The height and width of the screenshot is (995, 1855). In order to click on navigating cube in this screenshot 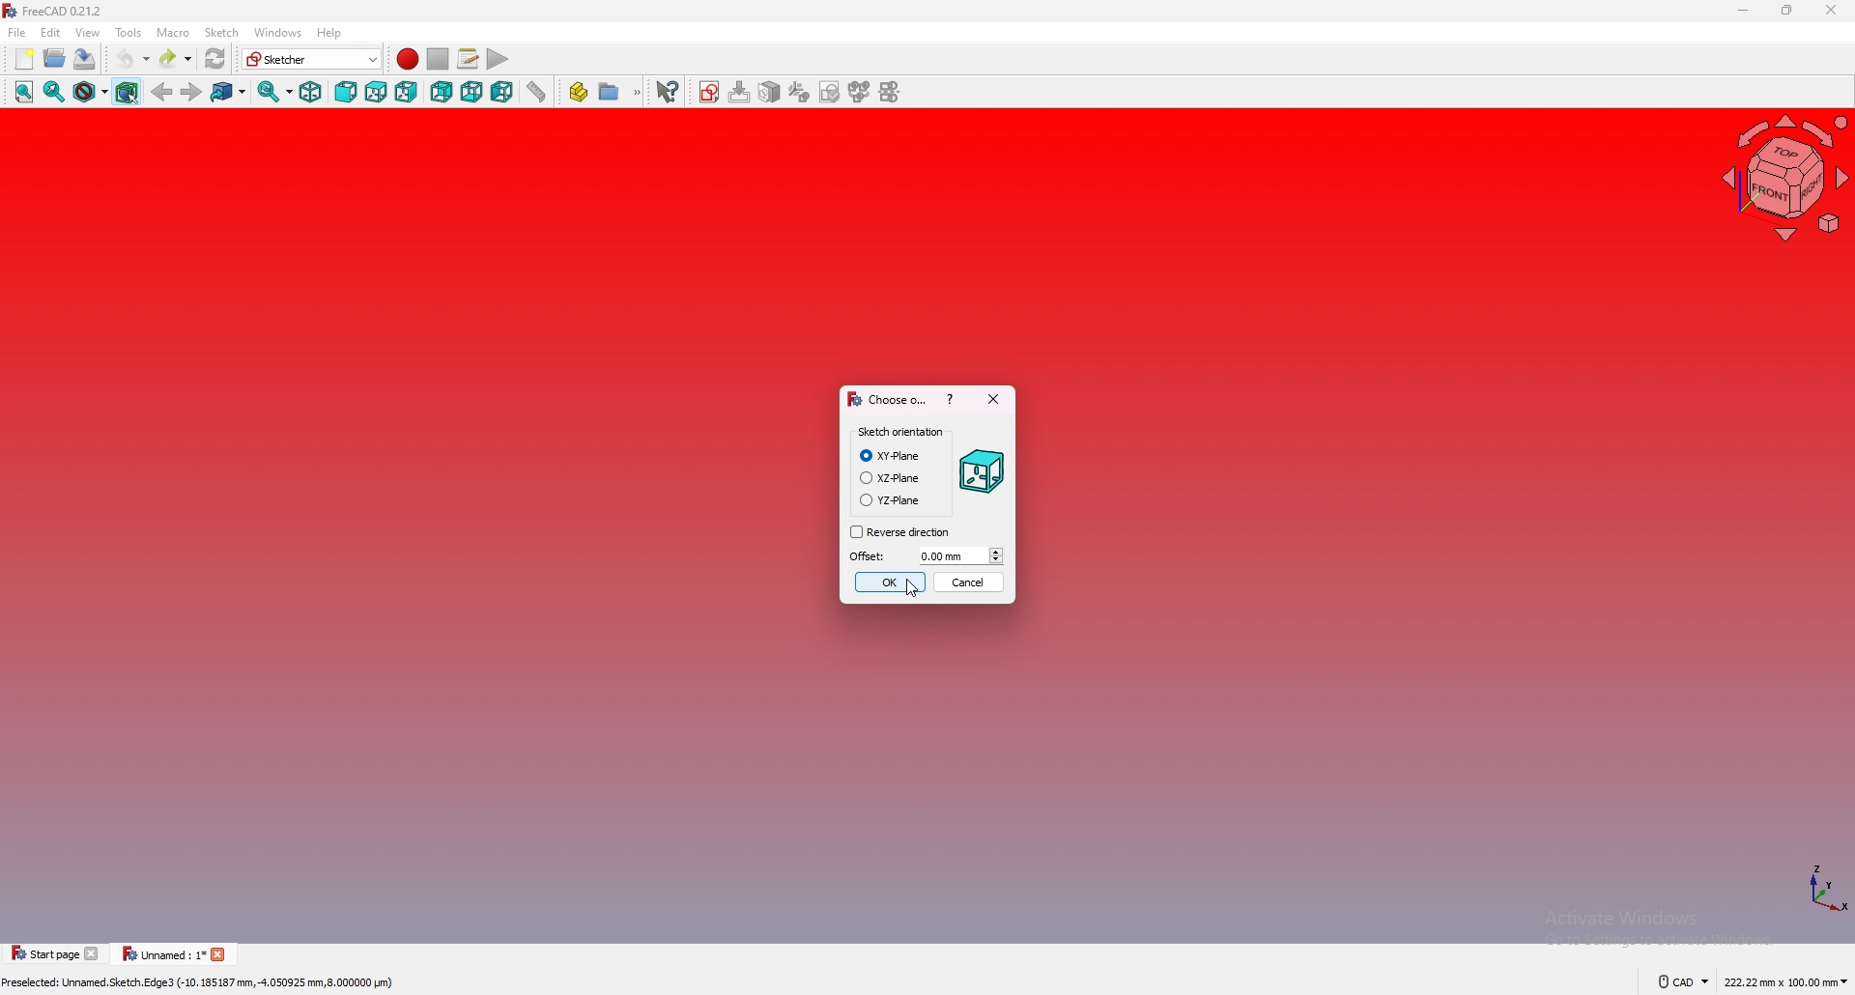, I will do `click(1788, 177)`.